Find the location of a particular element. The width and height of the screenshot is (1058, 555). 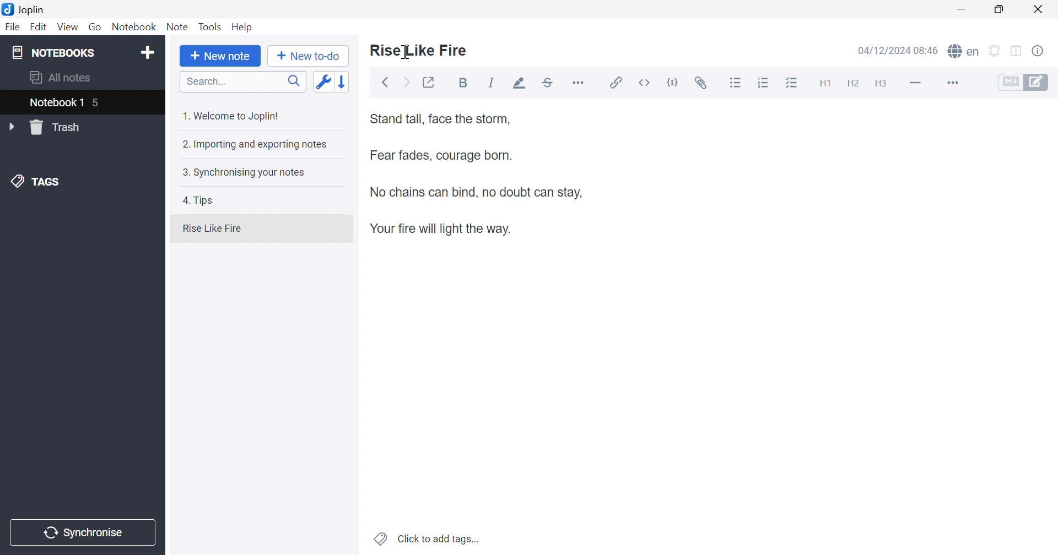

Strikethrough is located at coordinates (547, 83).